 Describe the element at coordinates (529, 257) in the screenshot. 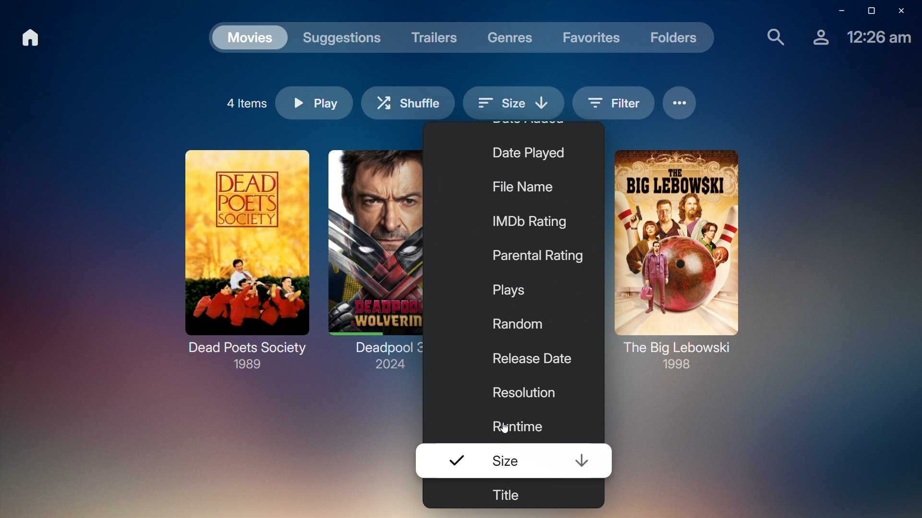

I see `Parental Rating` at that location.